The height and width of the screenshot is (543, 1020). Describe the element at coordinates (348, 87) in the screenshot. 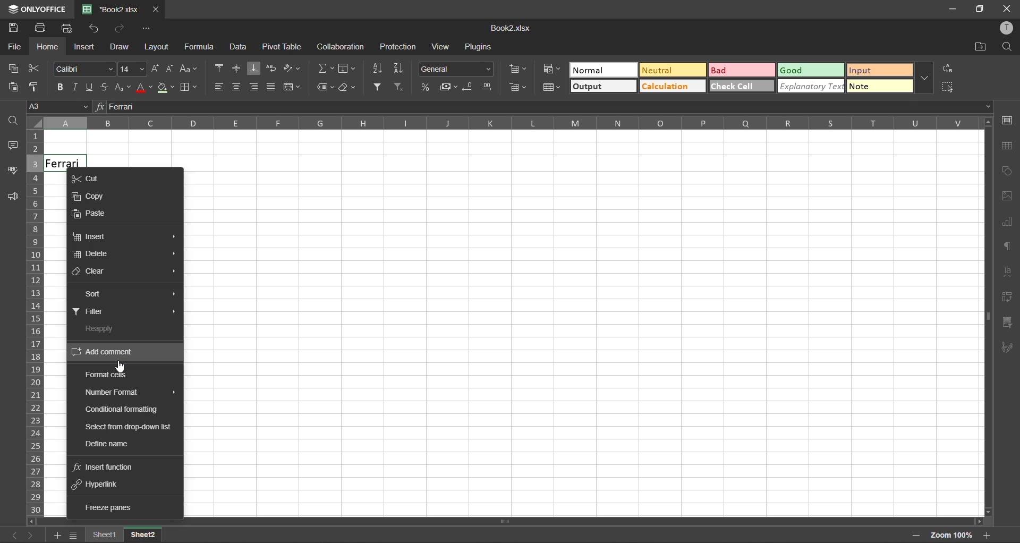

I see `clear` at that location.